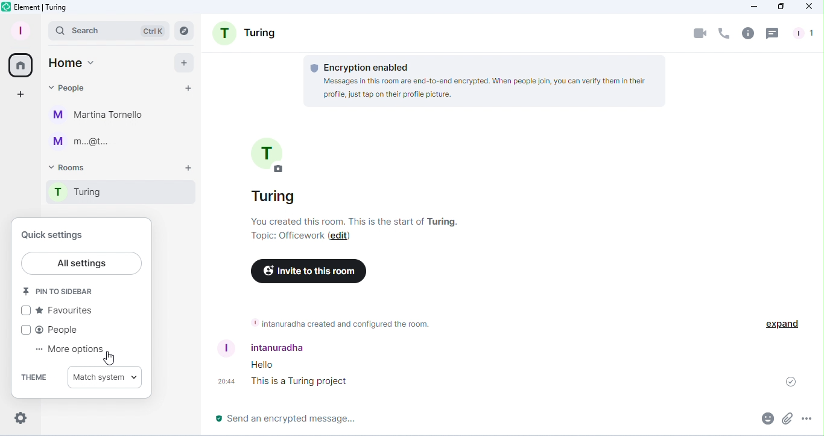  What do you see at coordinates (187, 87) in the screenshot?
I see `Start chat` at bounding box center [187, 87].